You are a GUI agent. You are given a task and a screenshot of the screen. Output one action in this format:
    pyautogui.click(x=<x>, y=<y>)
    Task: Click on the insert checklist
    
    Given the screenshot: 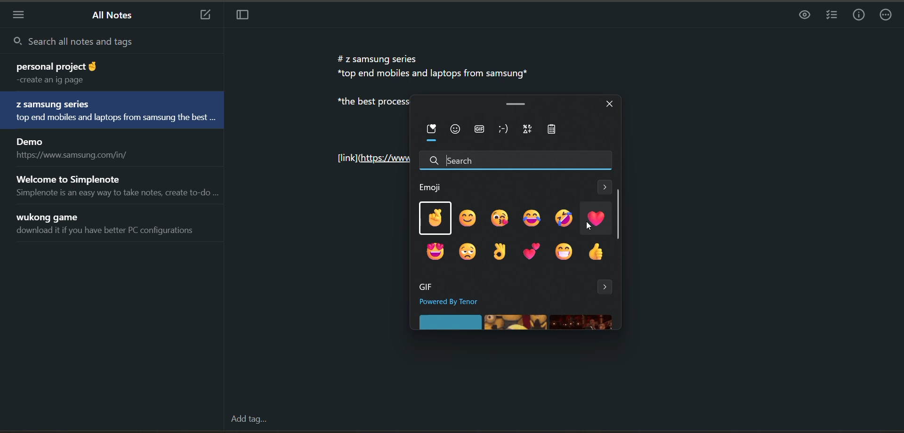 What is the action you would take?
    pyautogui.click(x=830, y=15)
    